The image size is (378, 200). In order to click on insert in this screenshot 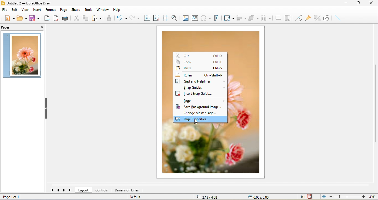, I will do `click(38, 9)`.